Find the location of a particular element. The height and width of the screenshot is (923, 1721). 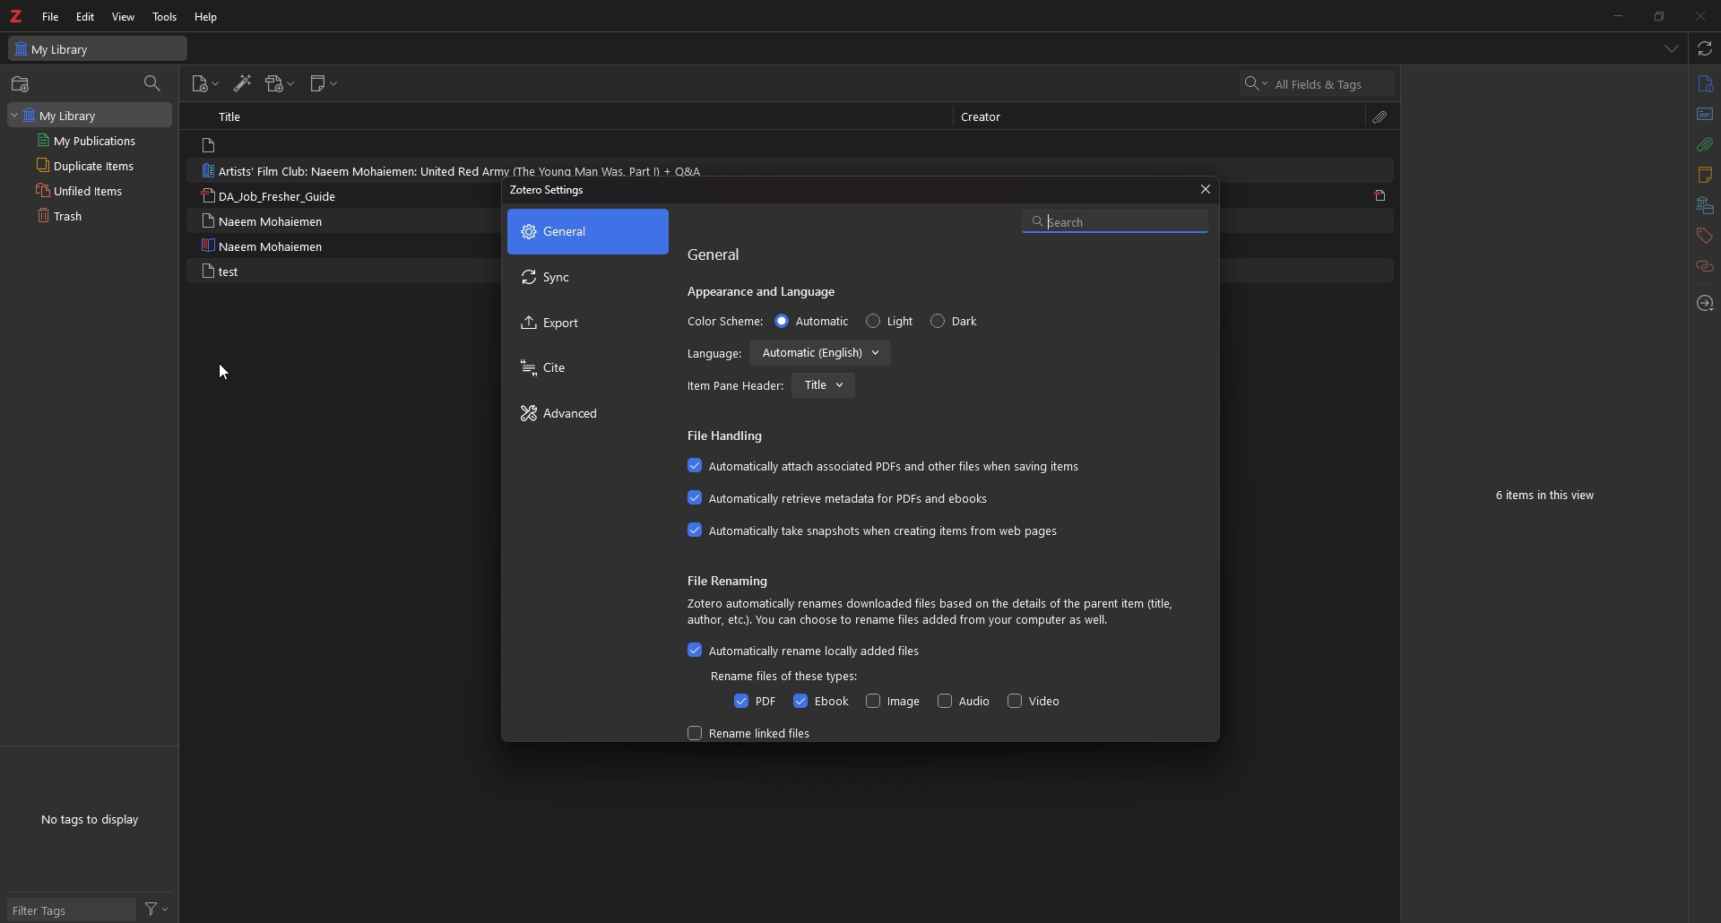

tools is located at coordinates (166, 16).